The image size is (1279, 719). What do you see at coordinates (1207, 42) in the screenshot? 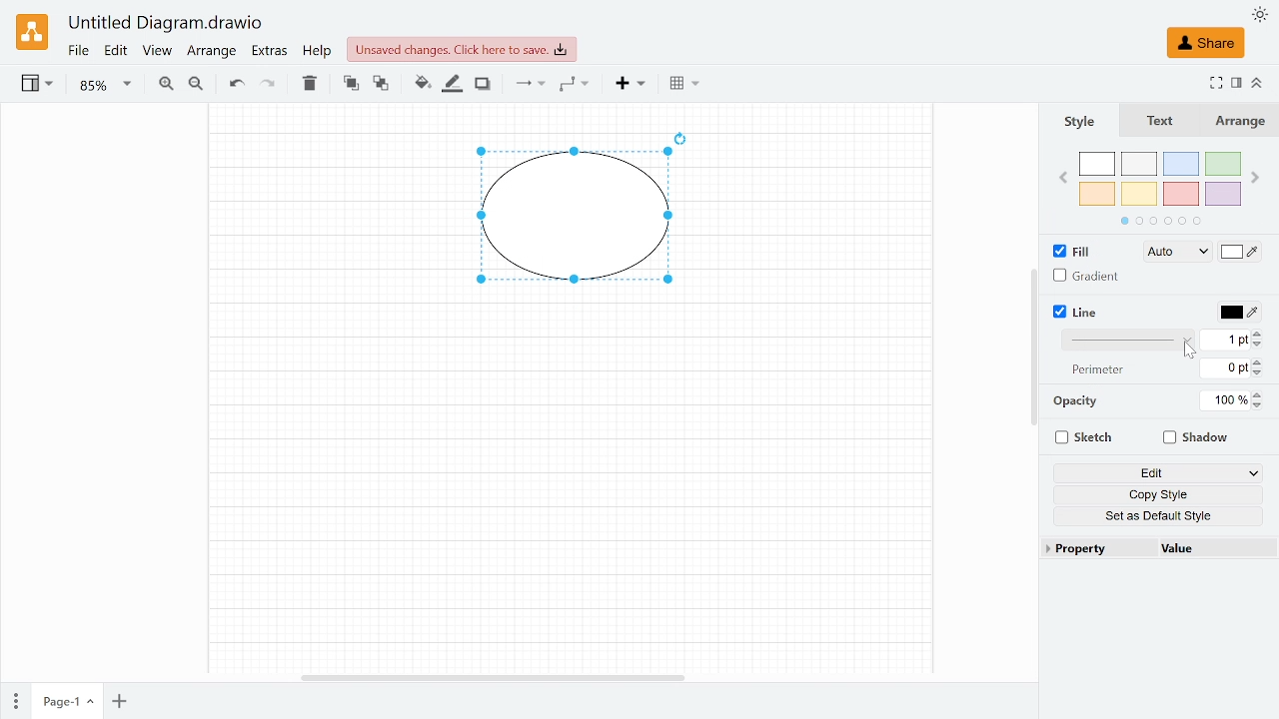
I see `Share` at bounding box center [1207, 42].